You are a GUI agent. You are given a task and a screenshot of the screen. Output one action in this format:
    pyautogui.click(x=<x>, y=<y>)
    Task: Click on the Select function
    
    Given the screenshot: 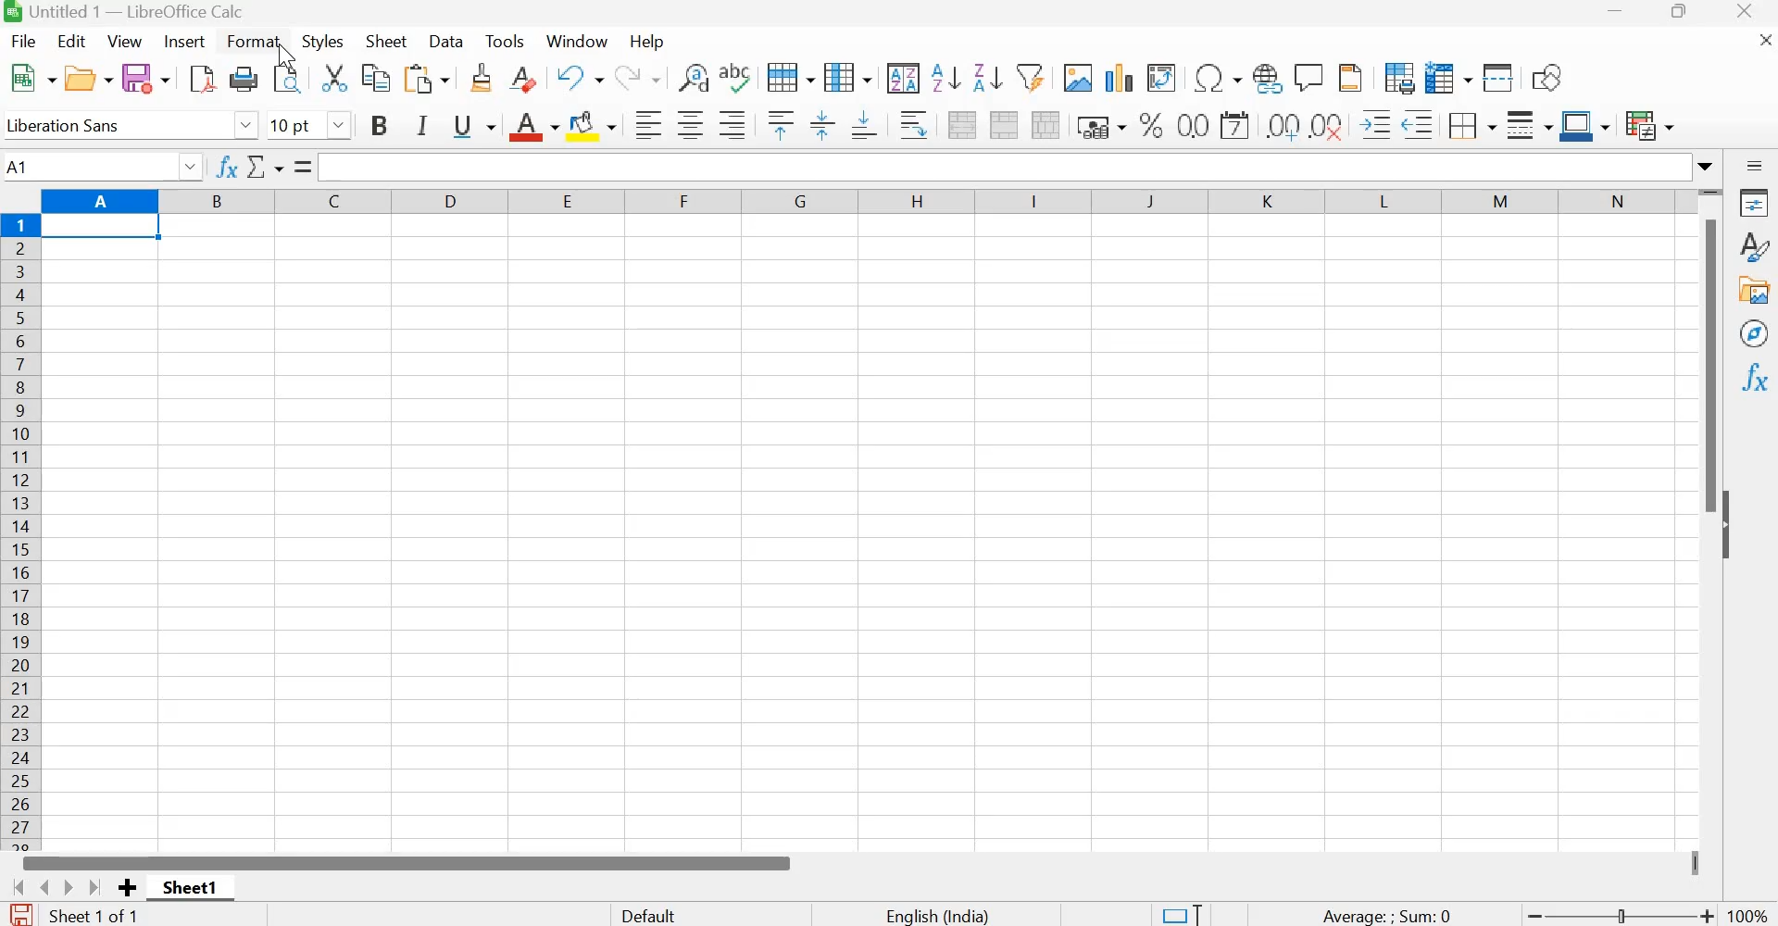 What is the action you would take?
    pyautogui.click(x=268, y=167)
    